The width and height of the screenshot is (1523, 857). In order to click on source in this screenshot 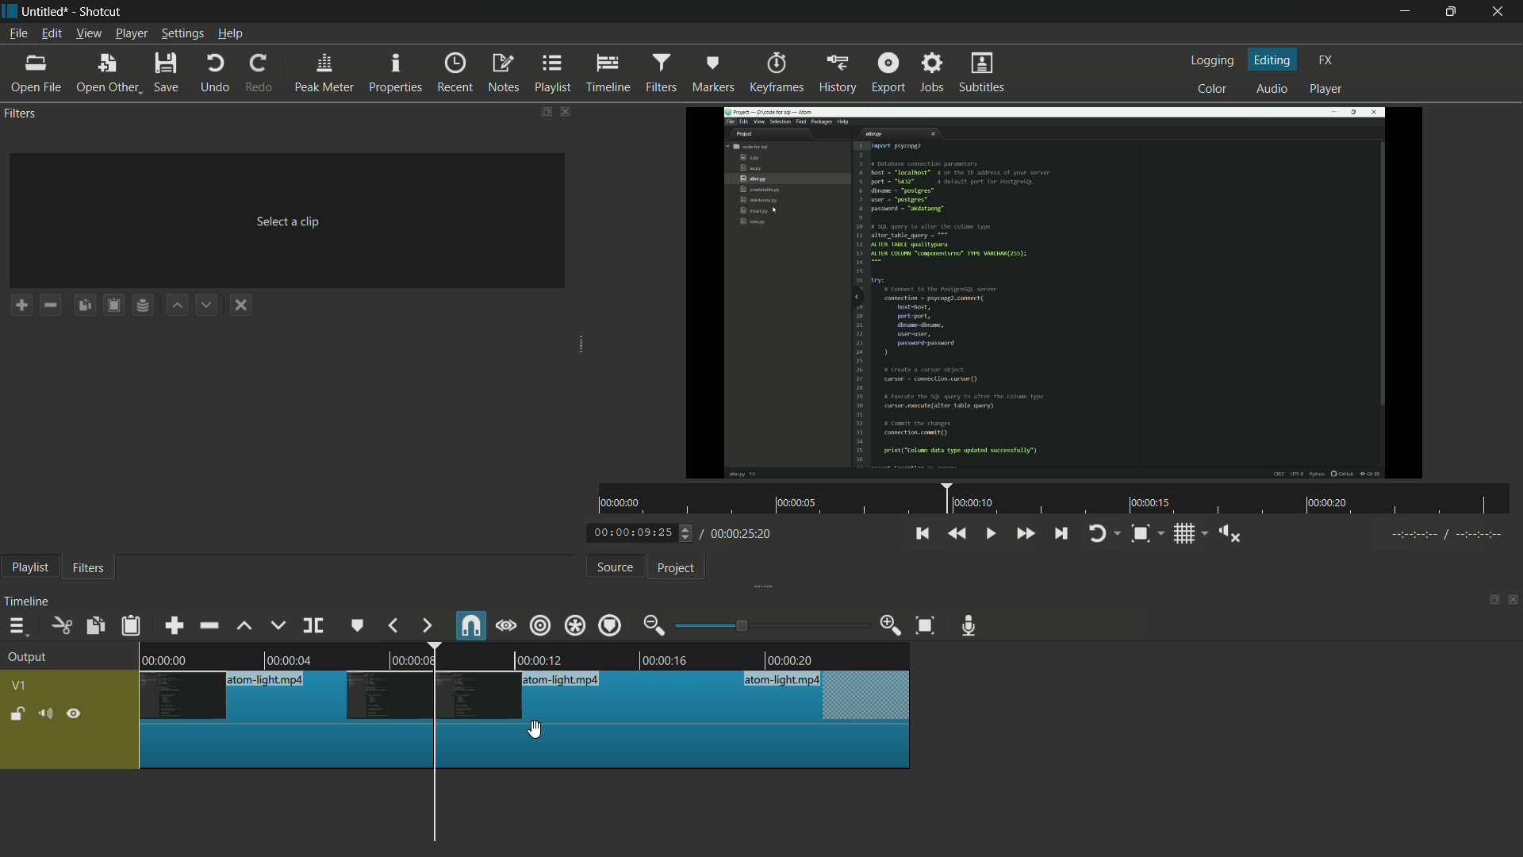, I will do `click(616, 567)`.